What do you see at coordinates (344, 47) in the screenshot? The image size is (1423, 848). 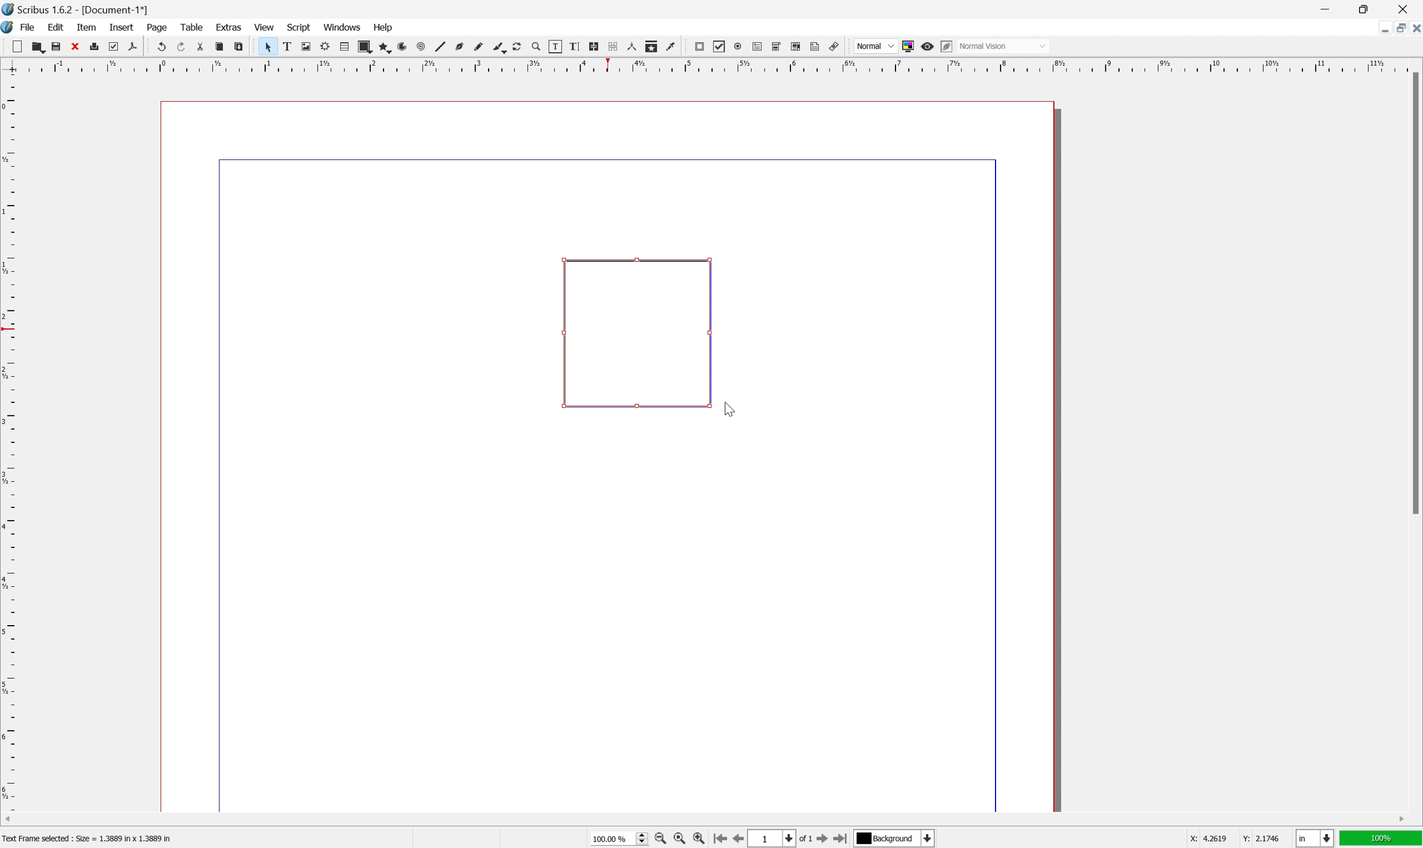 I see `table` at bounding box center [344, 47].